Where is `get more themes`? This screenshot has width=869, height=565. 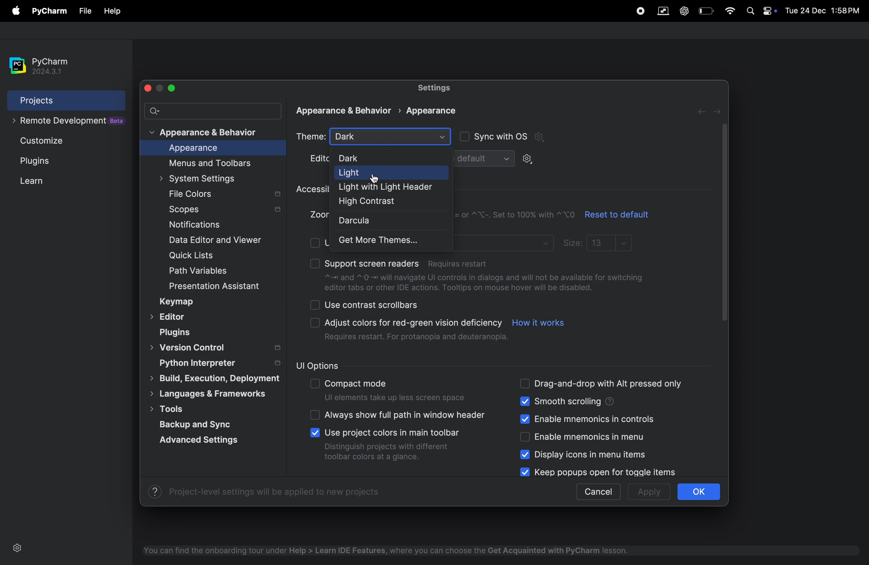 get more themes is located at coordinates (390, 239).